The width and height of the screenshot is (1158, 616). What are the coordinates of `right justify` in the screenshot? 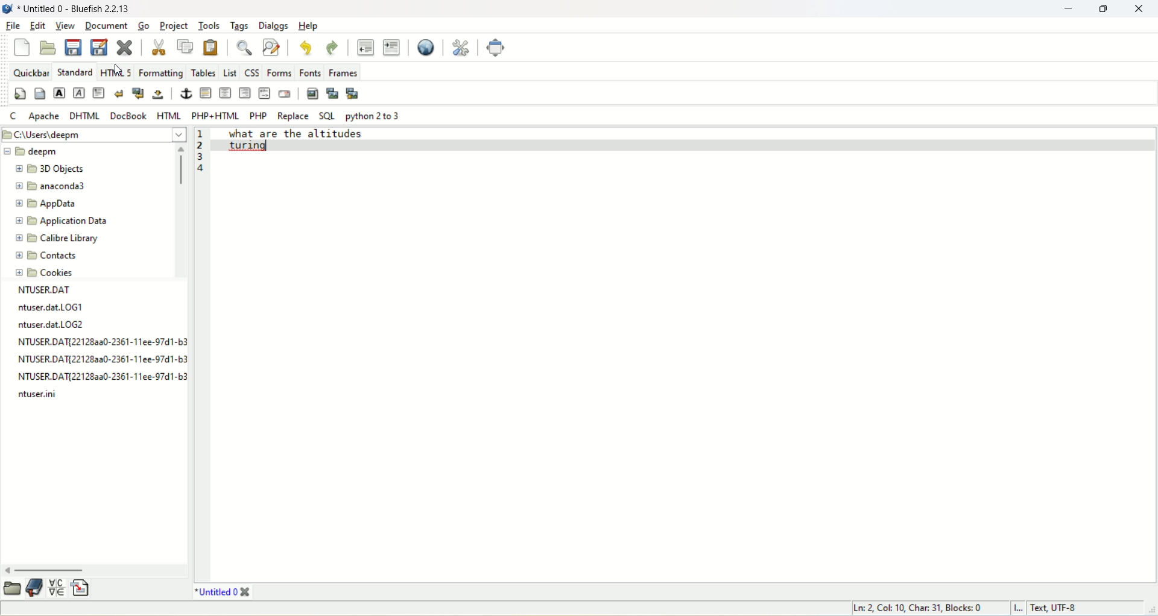 It's located at (247, 93).